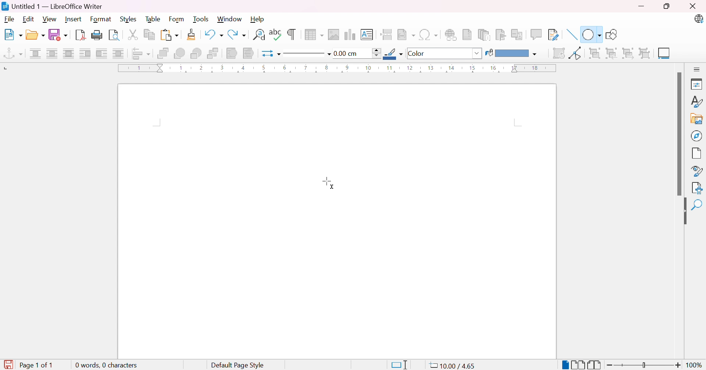  What do you see at coordinates (538, 34) in the screenshot?
I see `Insert comment` at bounding box center [538, 34].